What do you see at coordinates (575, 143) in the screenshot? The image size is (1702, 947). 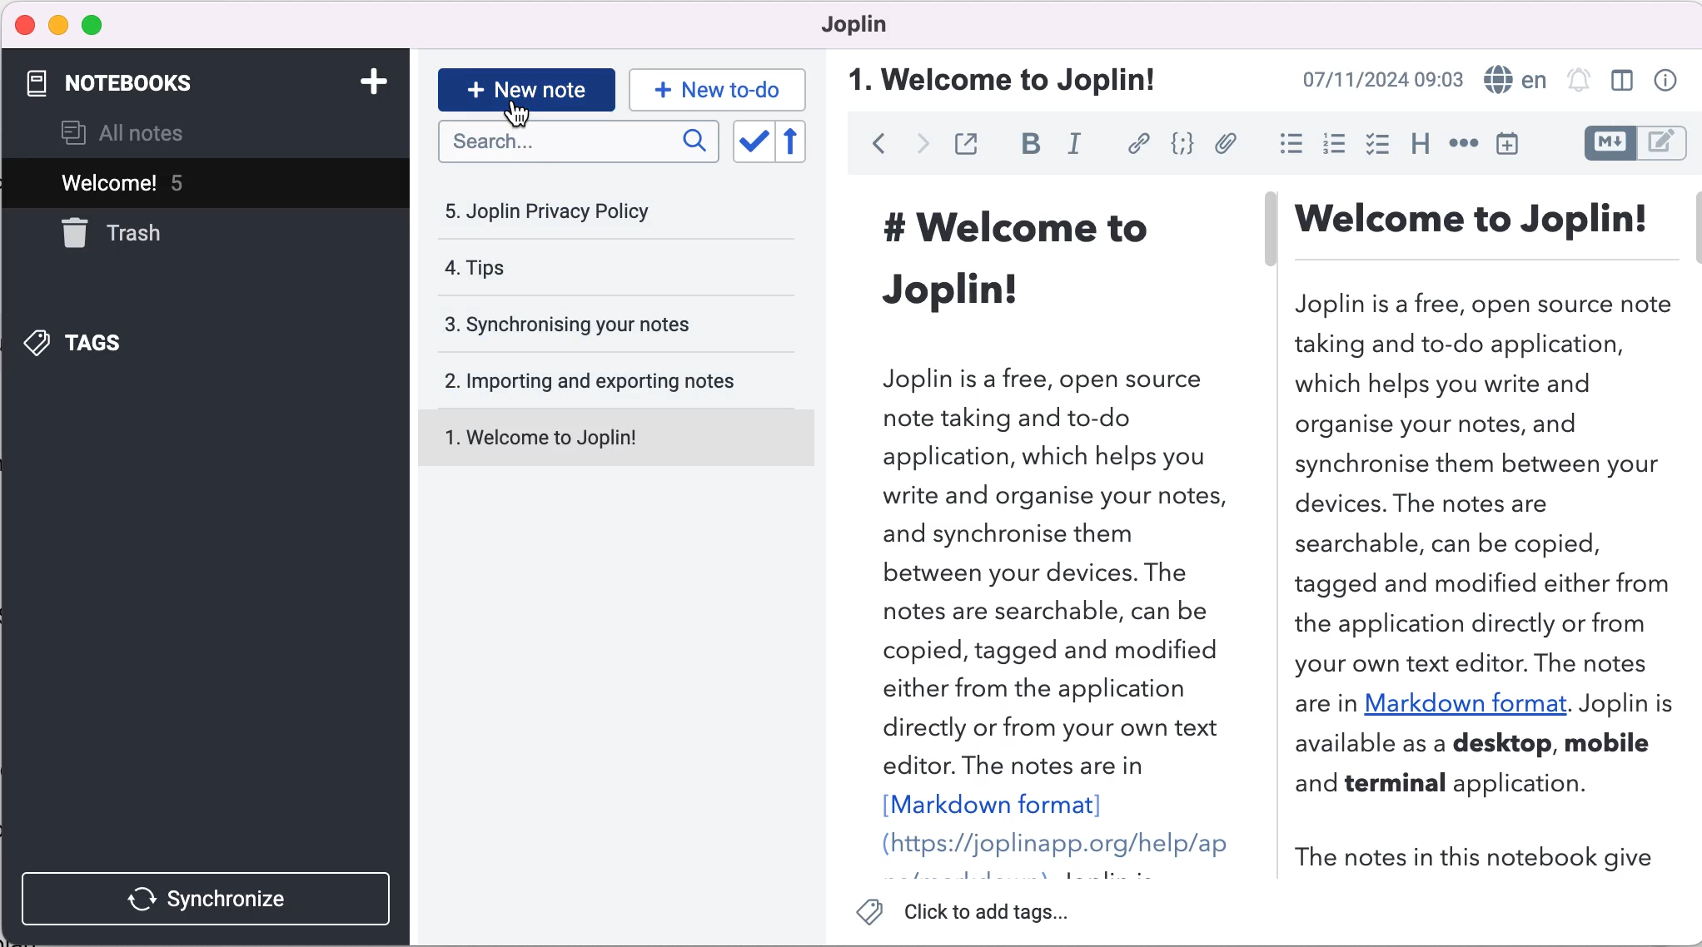 I see `search` at bounding box center [575, 143].